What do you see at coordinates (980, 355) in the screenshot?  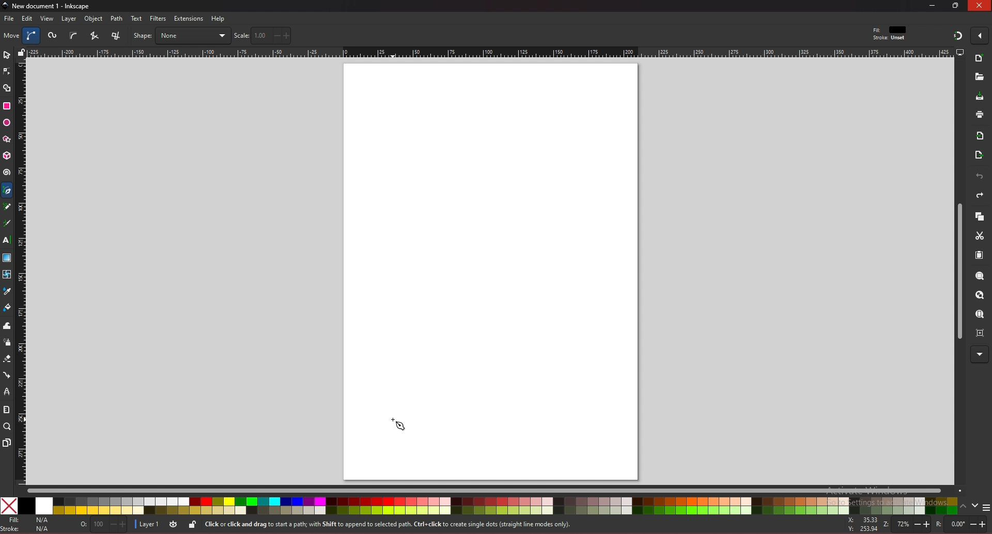 I see `more` at bounding box center [980, 355].